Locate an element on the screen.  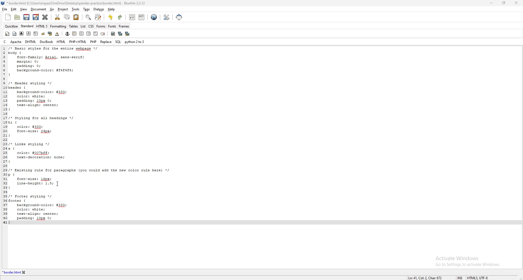
unindent is located at coordinates (132, 17).